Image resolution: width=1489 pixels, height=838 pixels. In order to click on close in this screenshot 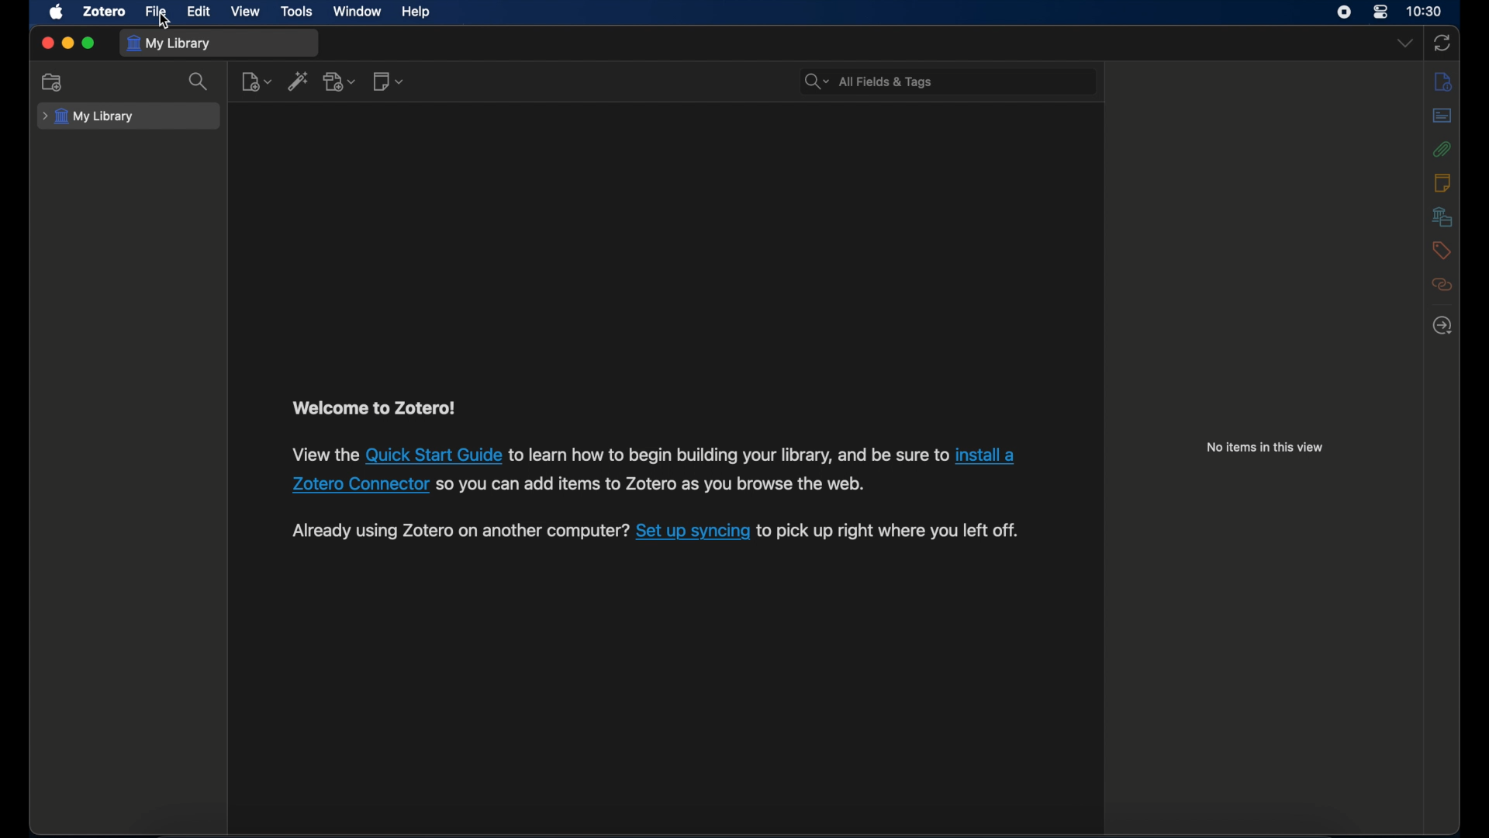, I will do `click(48, 43)`.